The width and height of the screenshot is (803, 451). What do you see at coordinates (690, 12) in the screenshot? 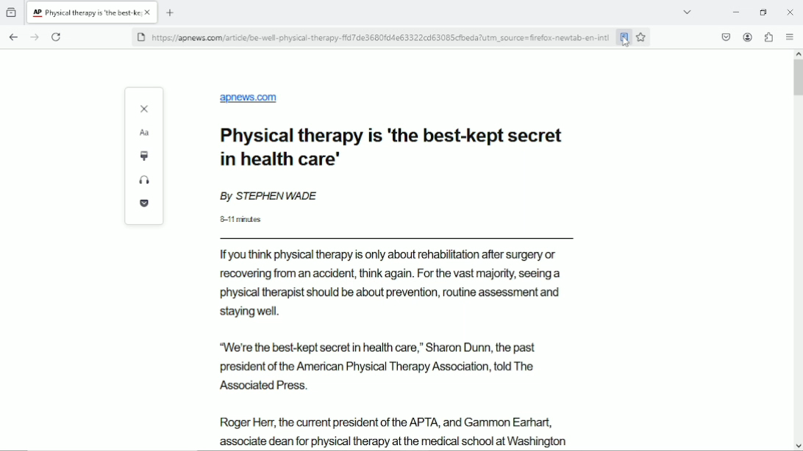
I see `list all tabs` at bounding box center [690, 12].